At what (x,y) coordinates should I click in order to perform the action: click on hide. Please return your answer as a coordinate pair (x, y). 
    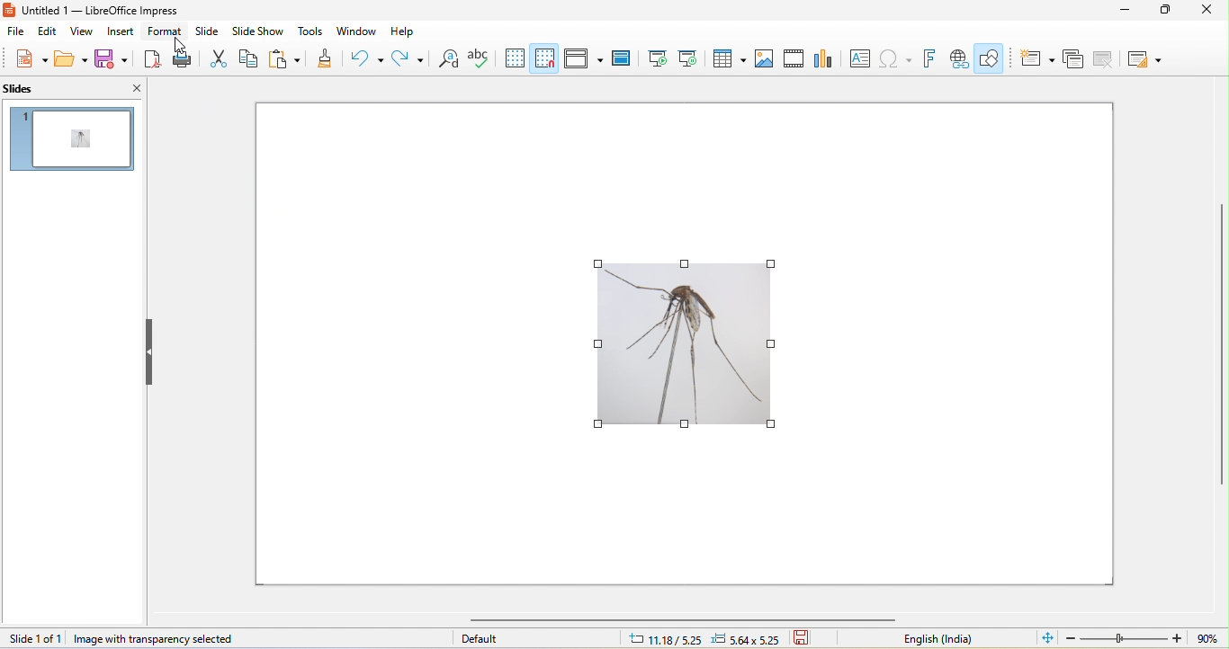
    Looking at the image, I should click on (147, 353).